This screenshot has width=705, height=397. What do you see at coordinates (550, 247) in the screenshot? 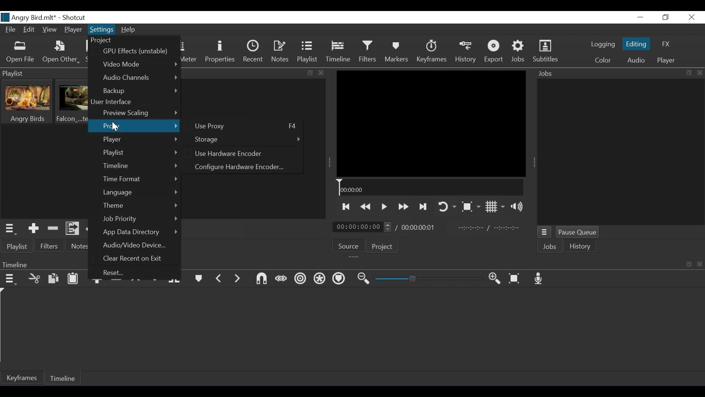
I see `Jobs` at bounding box center [550, 247].